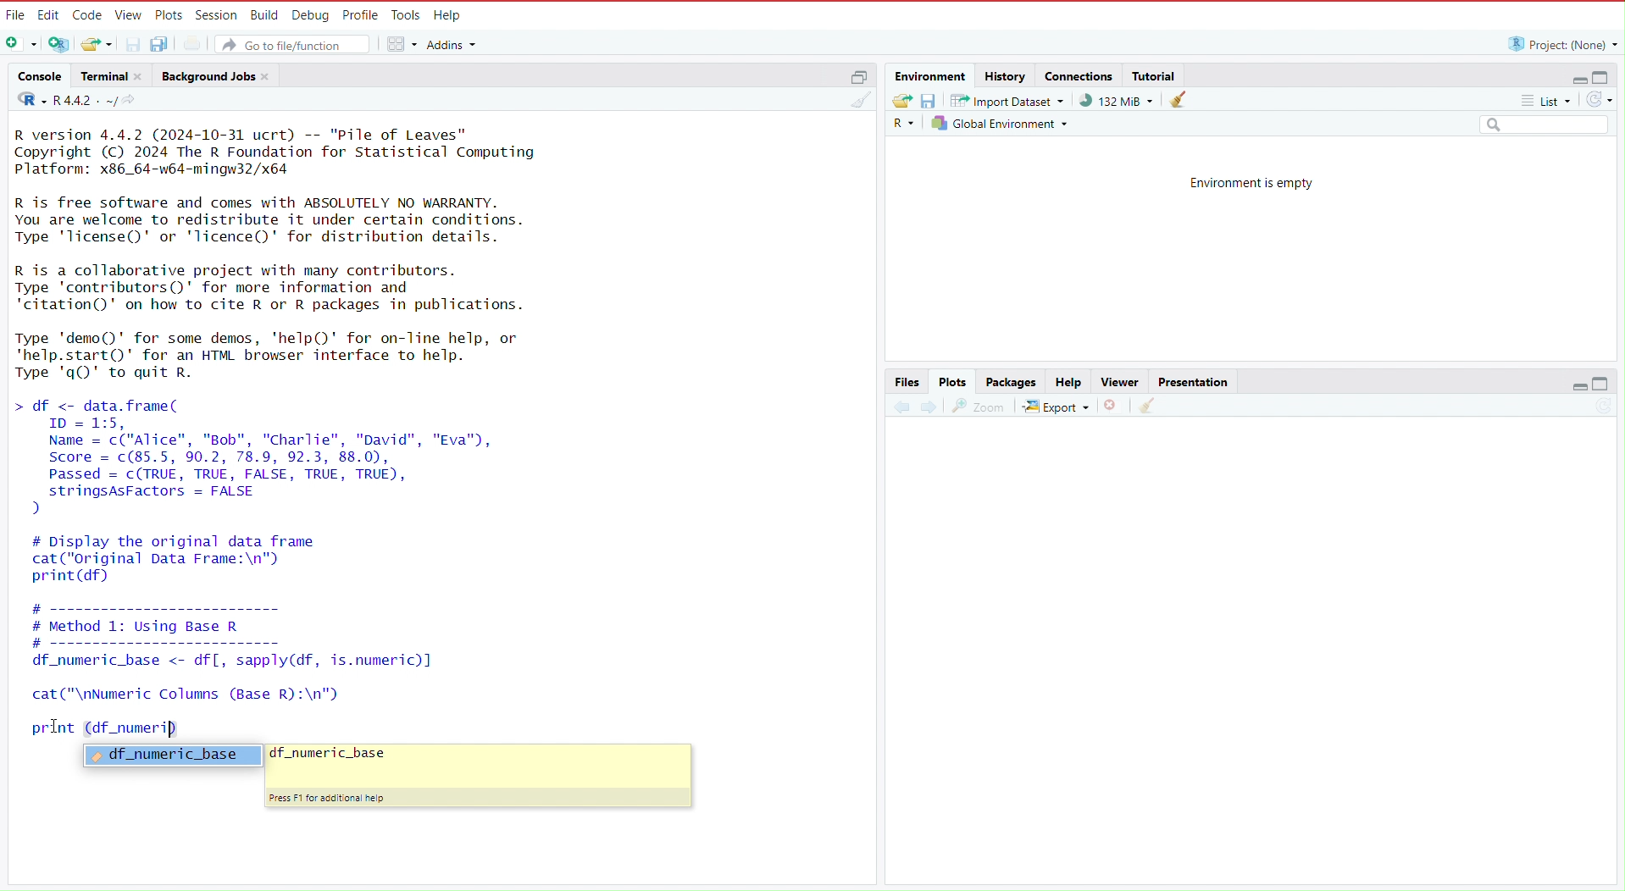 The height and width of the screenshot is (891, 1625). I want to click on Import dataset, so click(1009, 101).